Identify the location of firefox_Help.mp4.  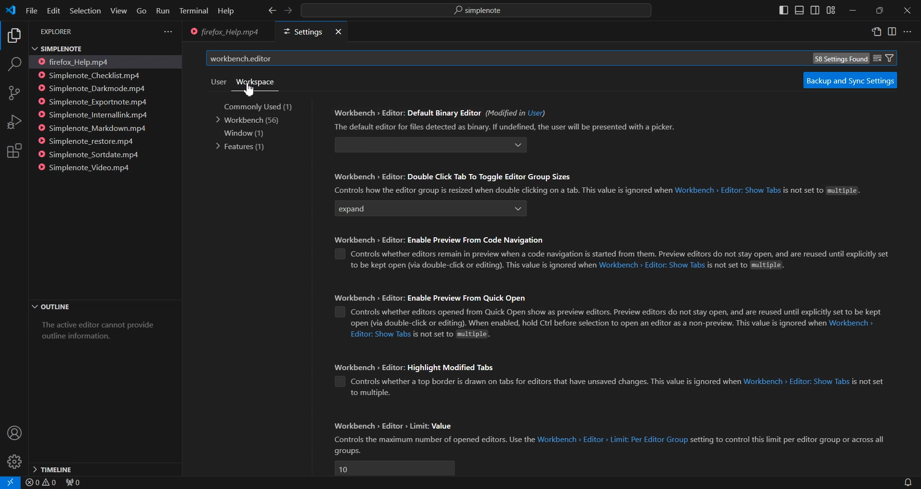
(224, 33).